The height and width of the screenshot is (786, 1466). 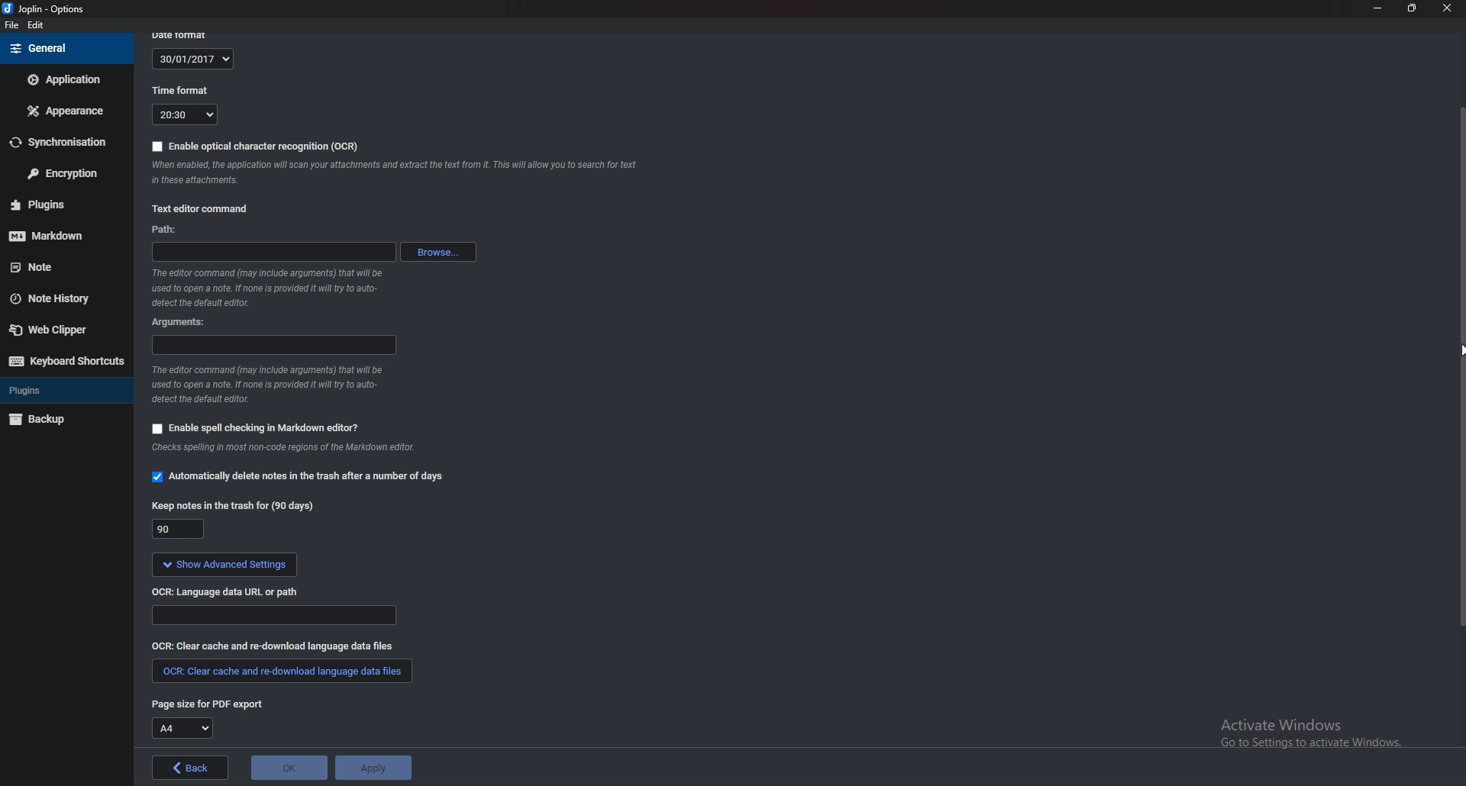 I want to click on Application, so click(x=66, y=79).